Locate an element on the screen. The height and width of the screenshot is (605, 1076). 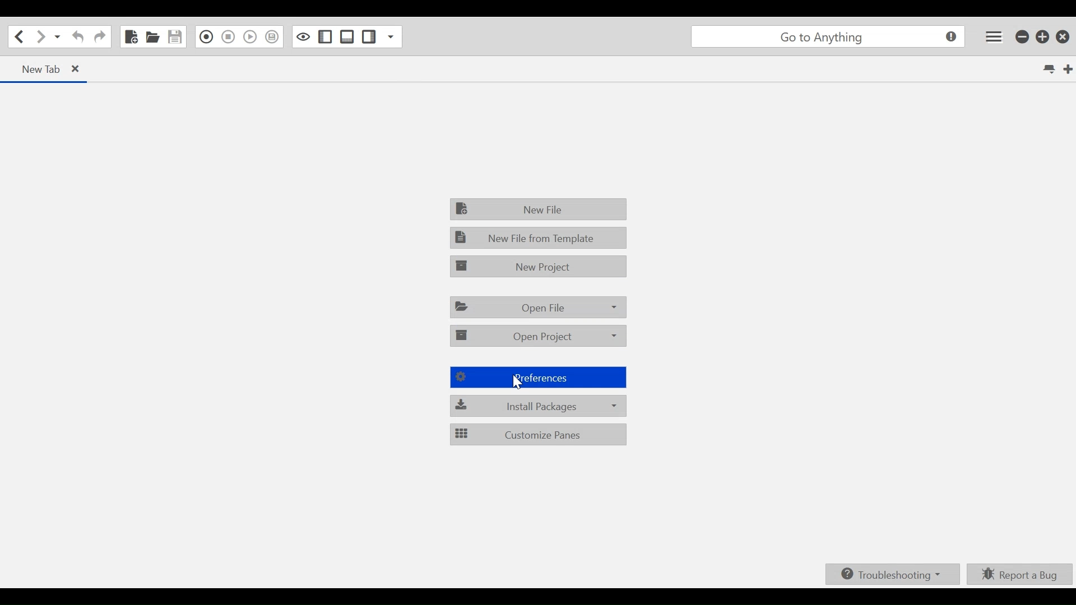
Report a bug is located at coordinates (1018, 574).